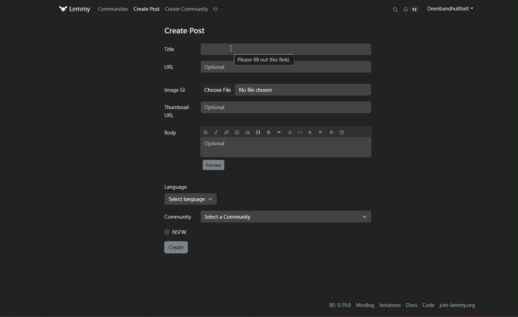 The height and width of the screenshot is (317, 518). What do you see at coordinates (231, 49) in the screenshot?
I see `Cursor` at bounding box center [231, 49].